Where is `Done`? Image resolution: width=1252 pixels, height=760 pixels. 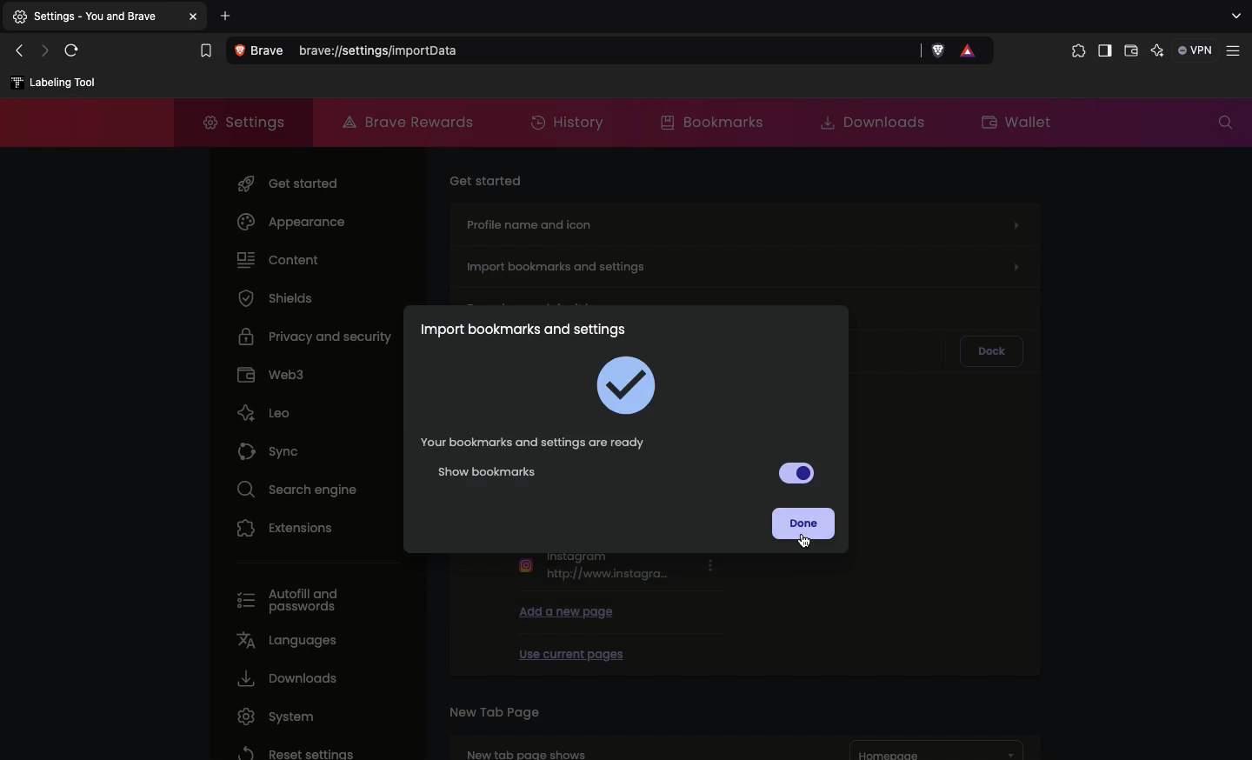 Done is located at coordinates (805, 523).